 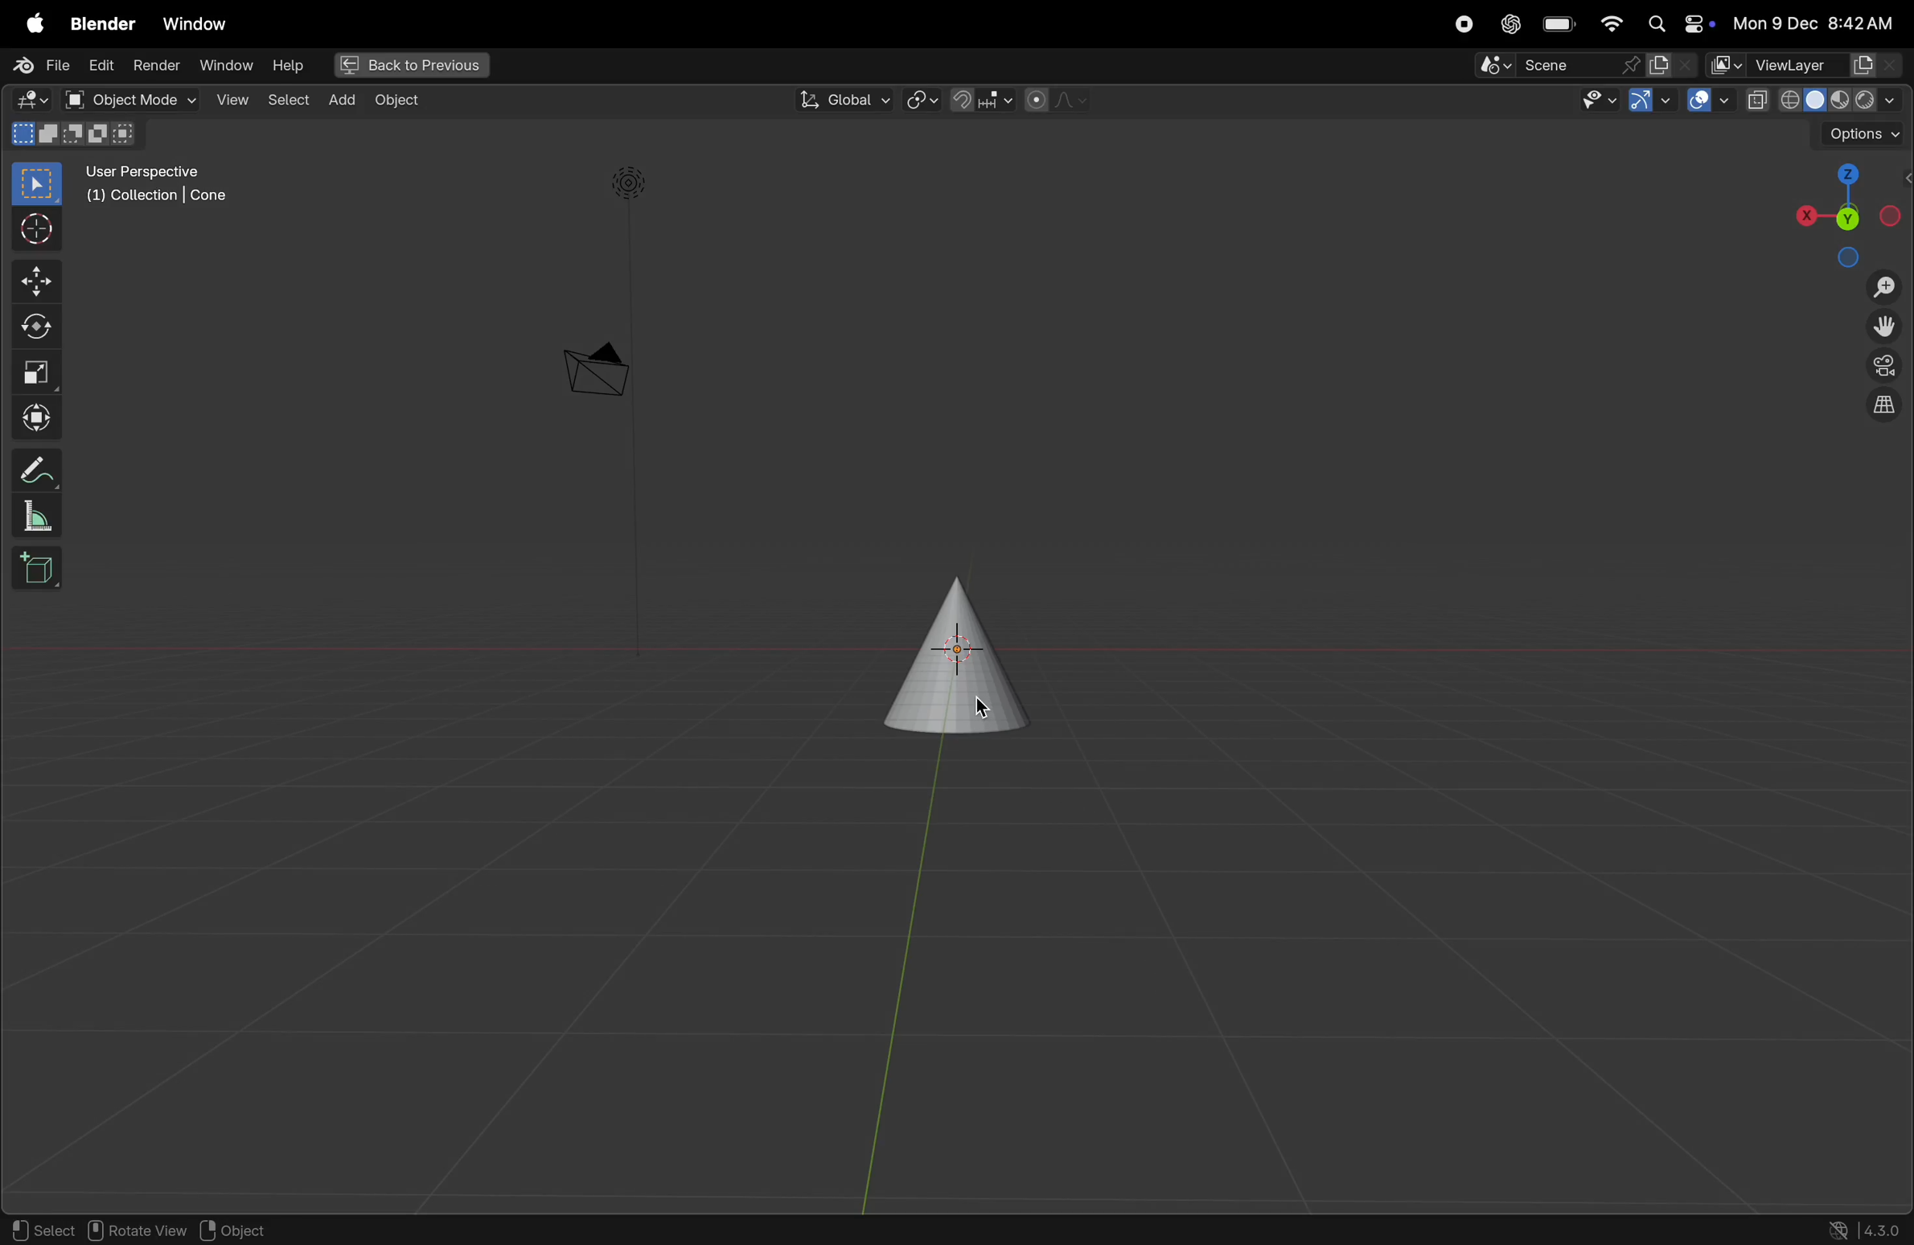 I want to click on add, so click(x=343, y=100).